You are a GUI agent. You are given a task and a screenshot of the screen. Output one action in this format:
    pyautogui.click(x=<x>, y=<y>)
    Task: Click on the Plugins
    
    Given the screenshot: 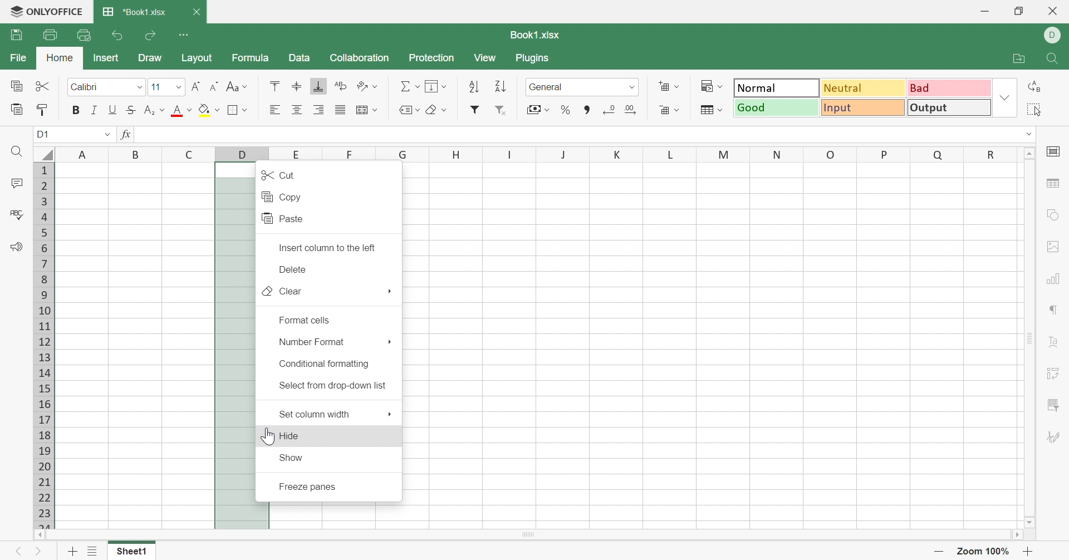 What is the action you would take?
    pyautogui.click(x=533, y=60)
    